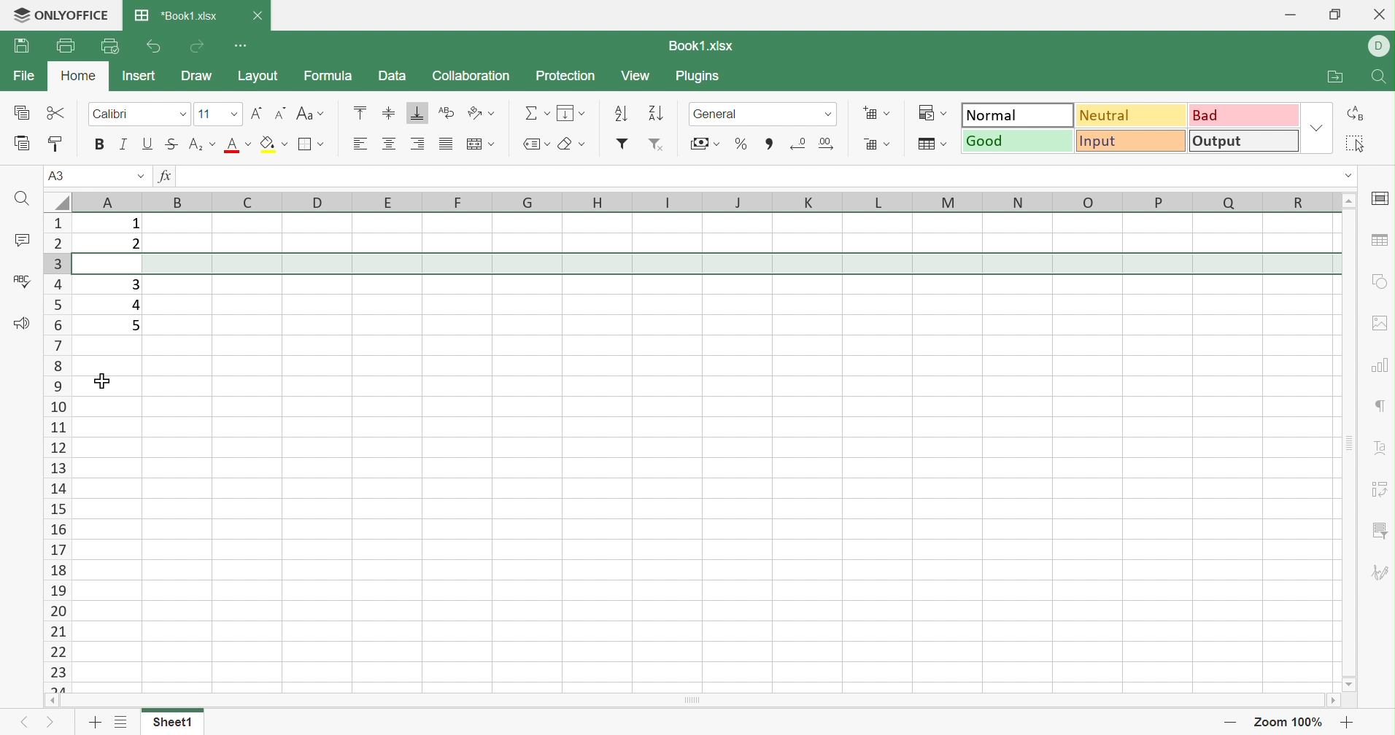 The image size is (1395, 735). What do you see at coordinates (549, 144) in the screenshot?
I see `Drop Down` at bounding box center [549, 144].